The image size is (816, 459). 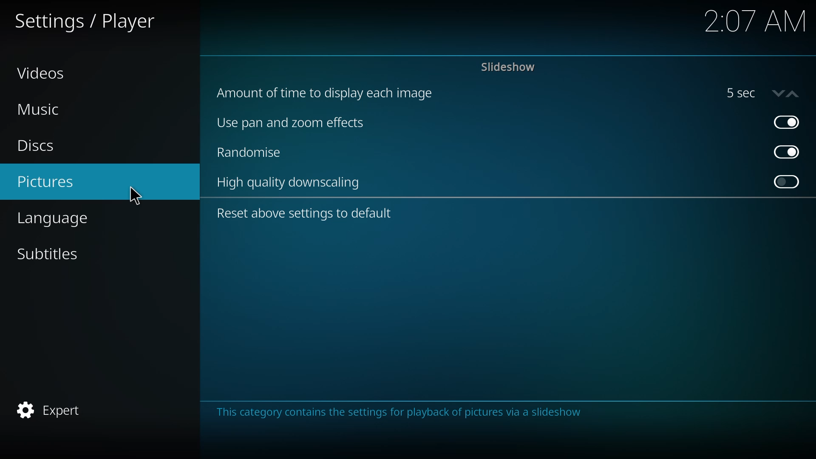 What do you see at coordinates (39, 146) in the screenshot?
I see `discs` at bounding box center [39, 146].